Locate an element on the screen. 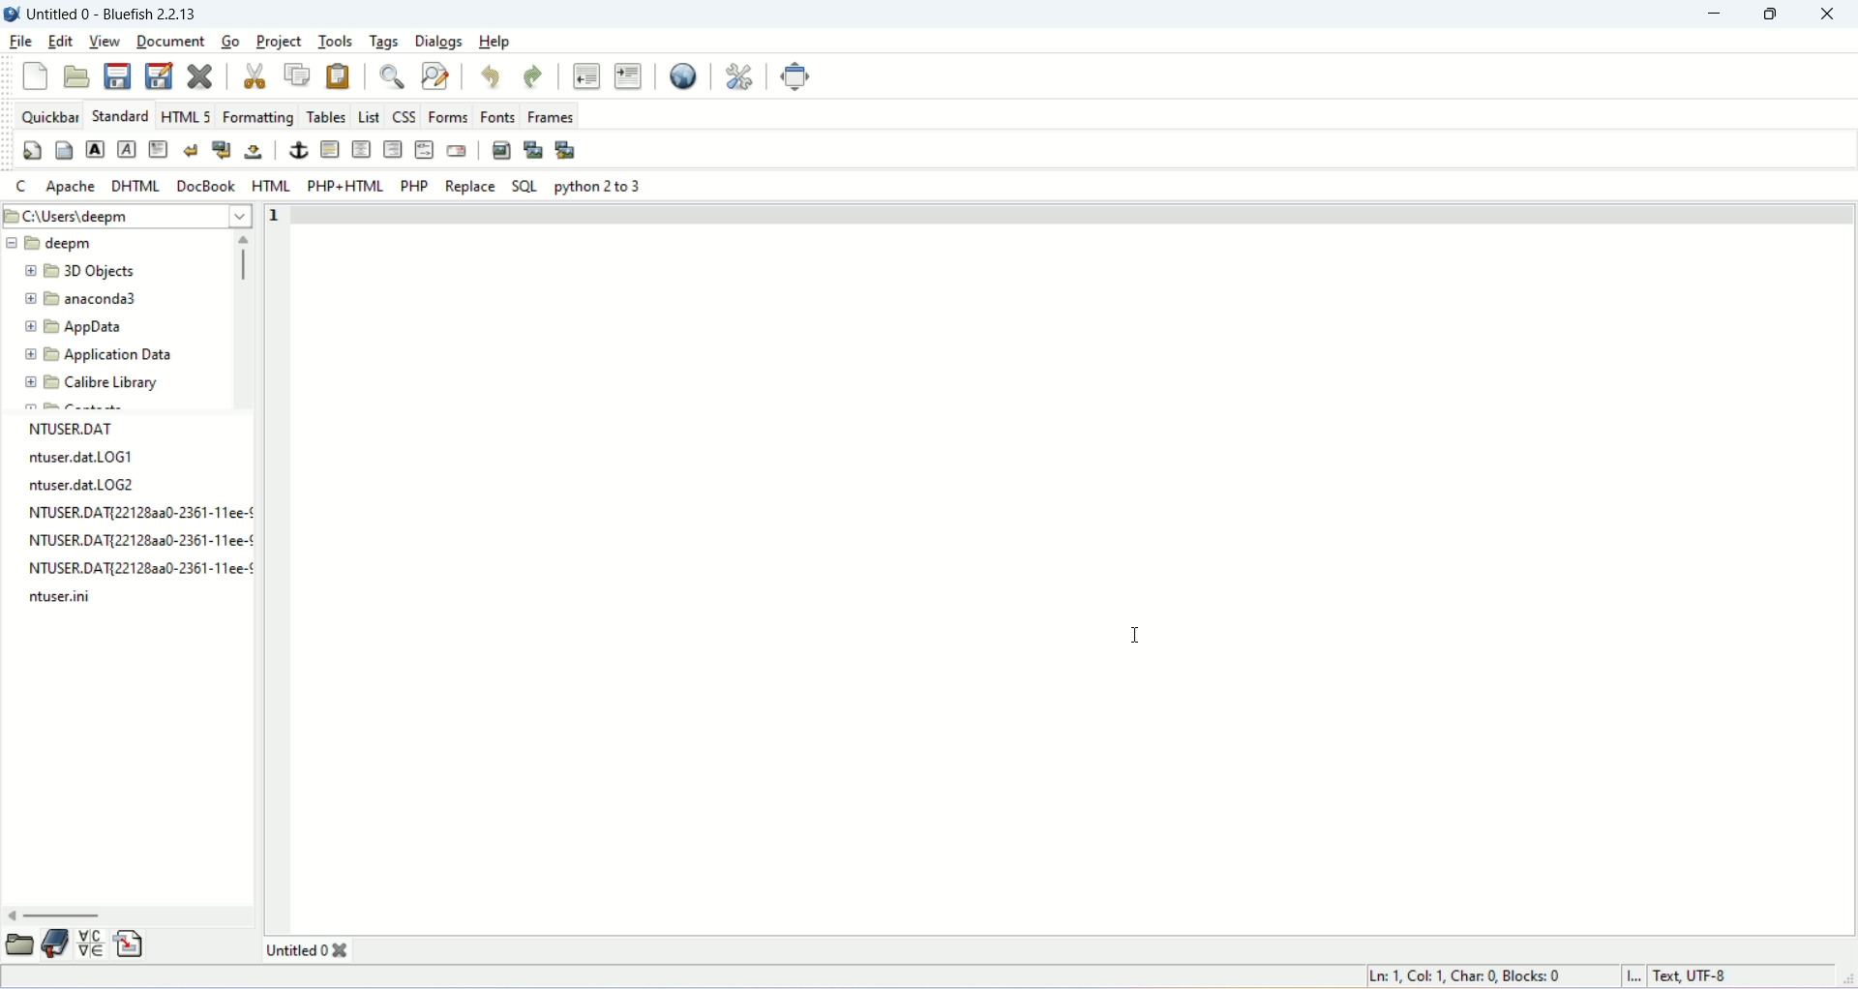  STANDARD is located at coordinates (119, 114).